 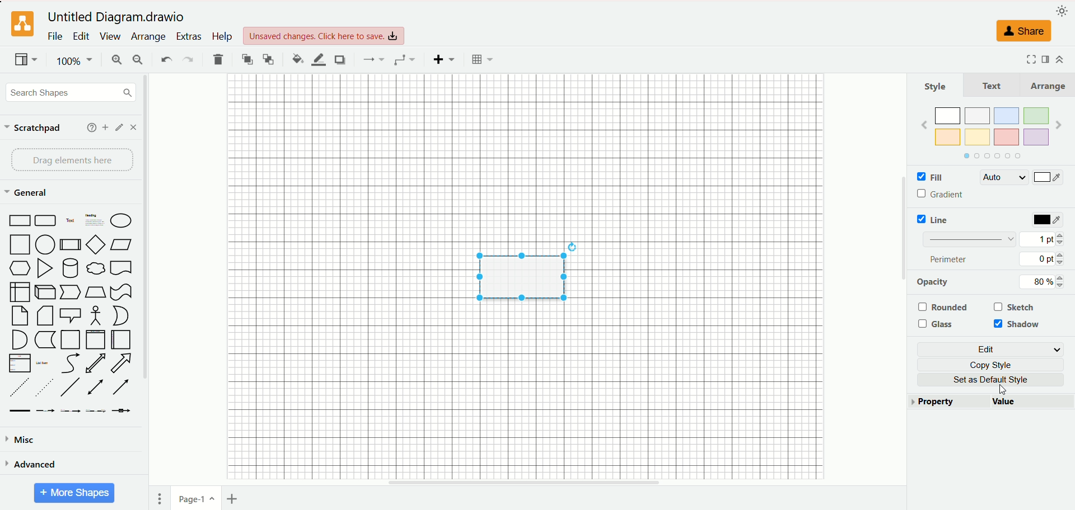 I want to click on table, so click(x=482, y=59).